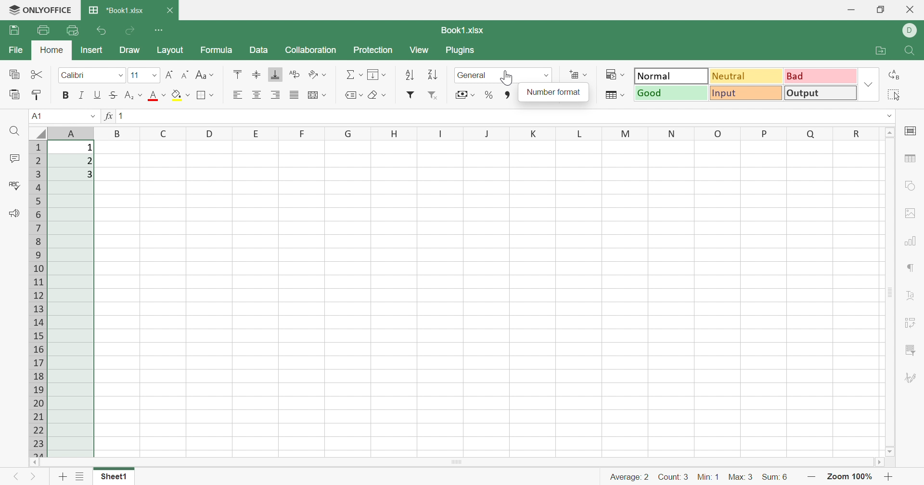 The image size is (924, 485). Describe the element at coordinates (911, 324) in the screenshot. I see `Pivot table settings` at that location.